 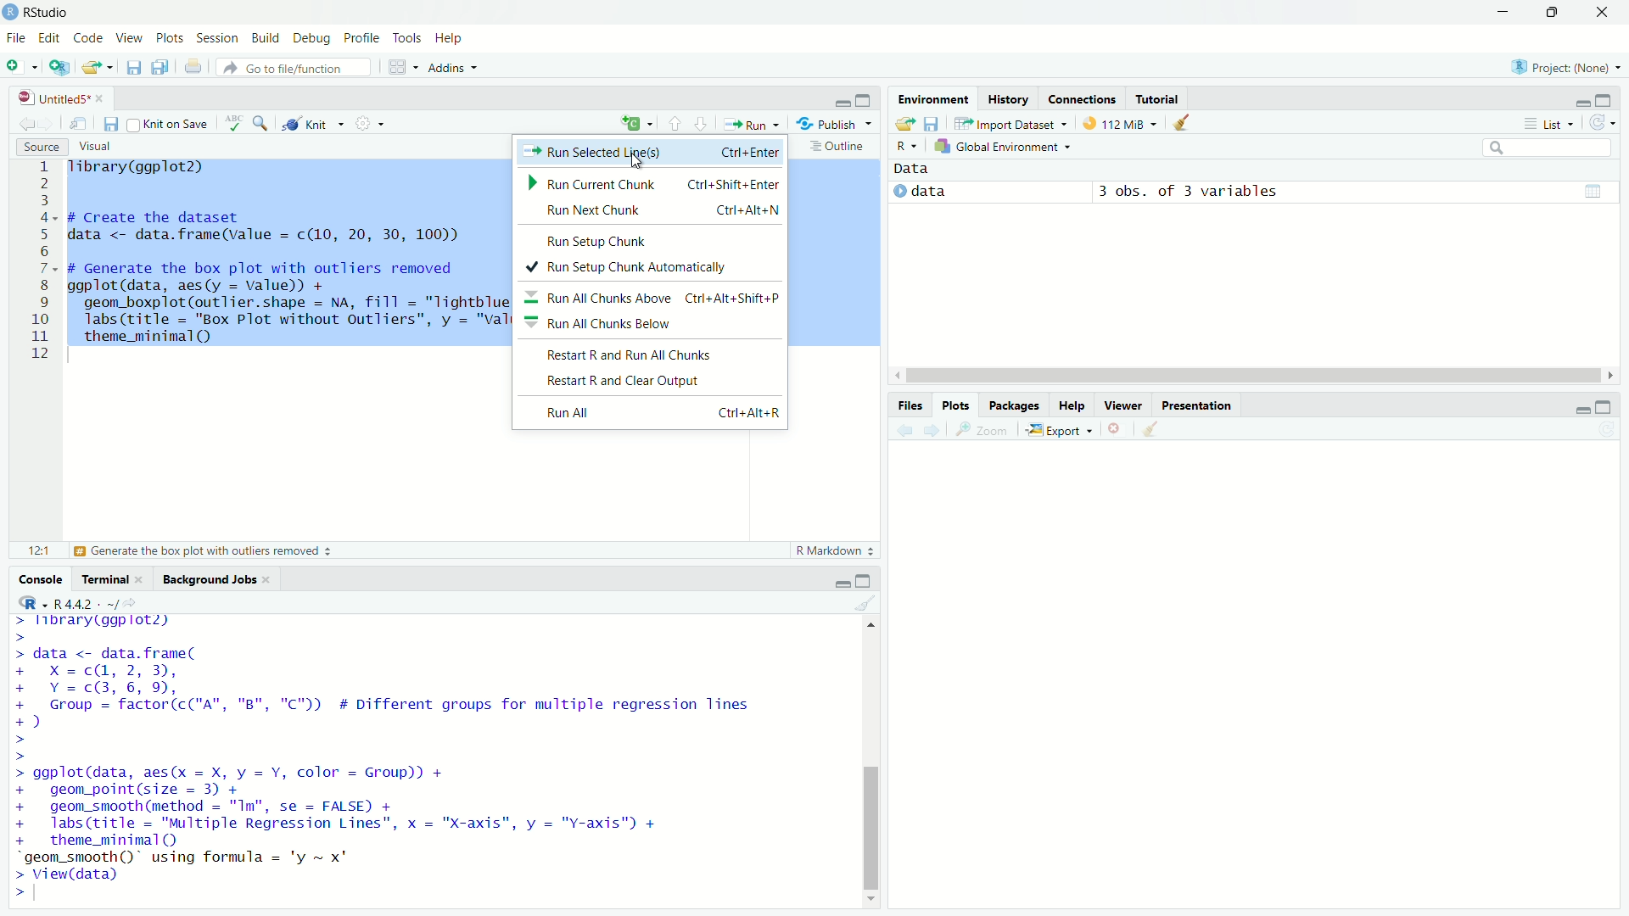 I want to click on close, so click(x=1114, y=428).